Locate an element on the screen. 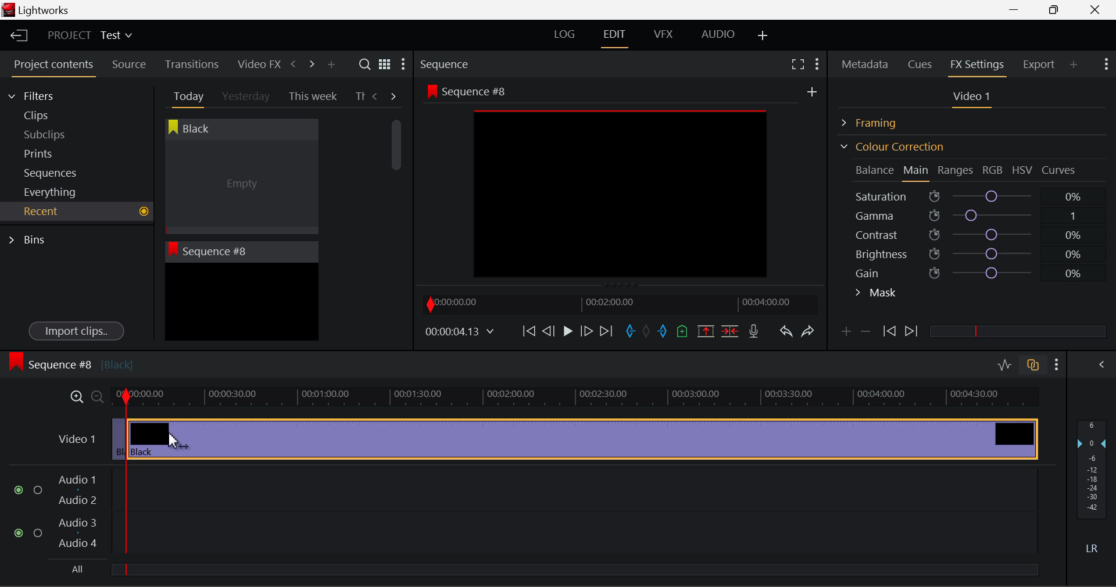 The width and height of the screenshot is (1116, 587). Gain is located at coordinates (983, 271).